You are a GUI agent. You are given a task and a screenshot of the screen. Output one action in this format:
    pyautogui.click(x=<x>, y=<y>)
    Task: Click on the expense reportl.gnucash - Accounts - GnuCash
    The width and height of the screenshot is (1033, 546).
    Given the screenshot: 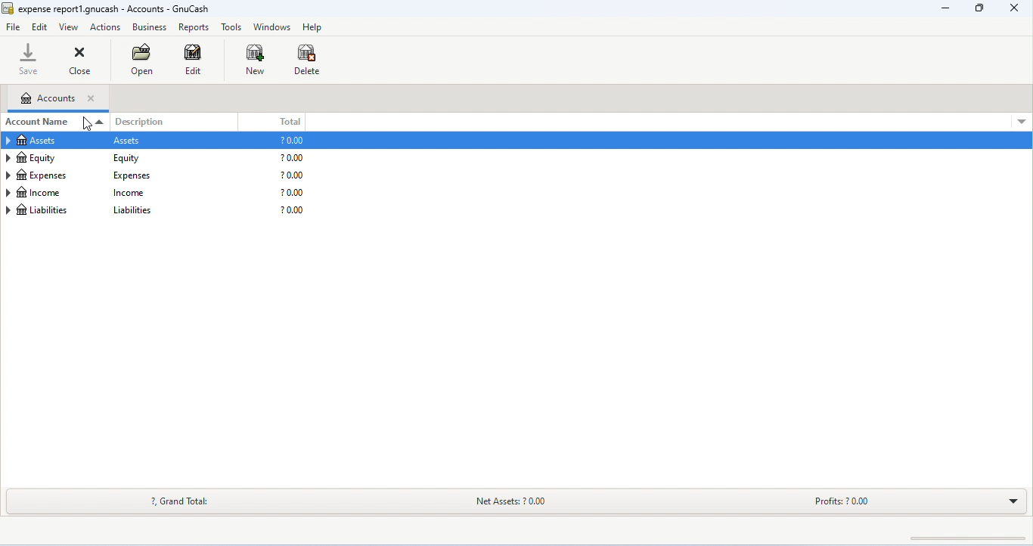 What is the action you would take?
    pyautogui.click(x=128, y=10)
    